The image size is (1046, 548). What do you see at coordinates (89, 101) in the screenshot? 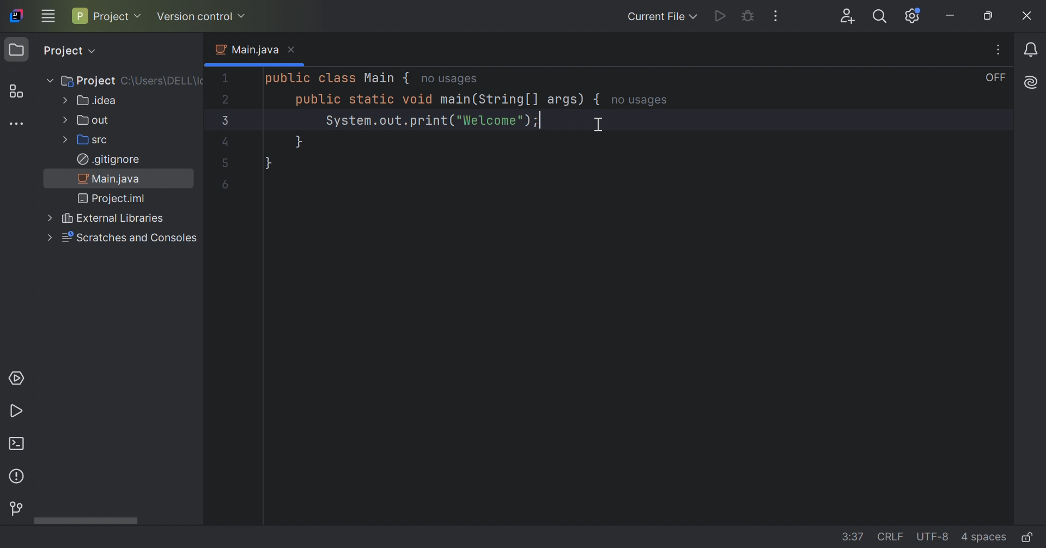
I see `Idea` at bounding box center [89, 101].